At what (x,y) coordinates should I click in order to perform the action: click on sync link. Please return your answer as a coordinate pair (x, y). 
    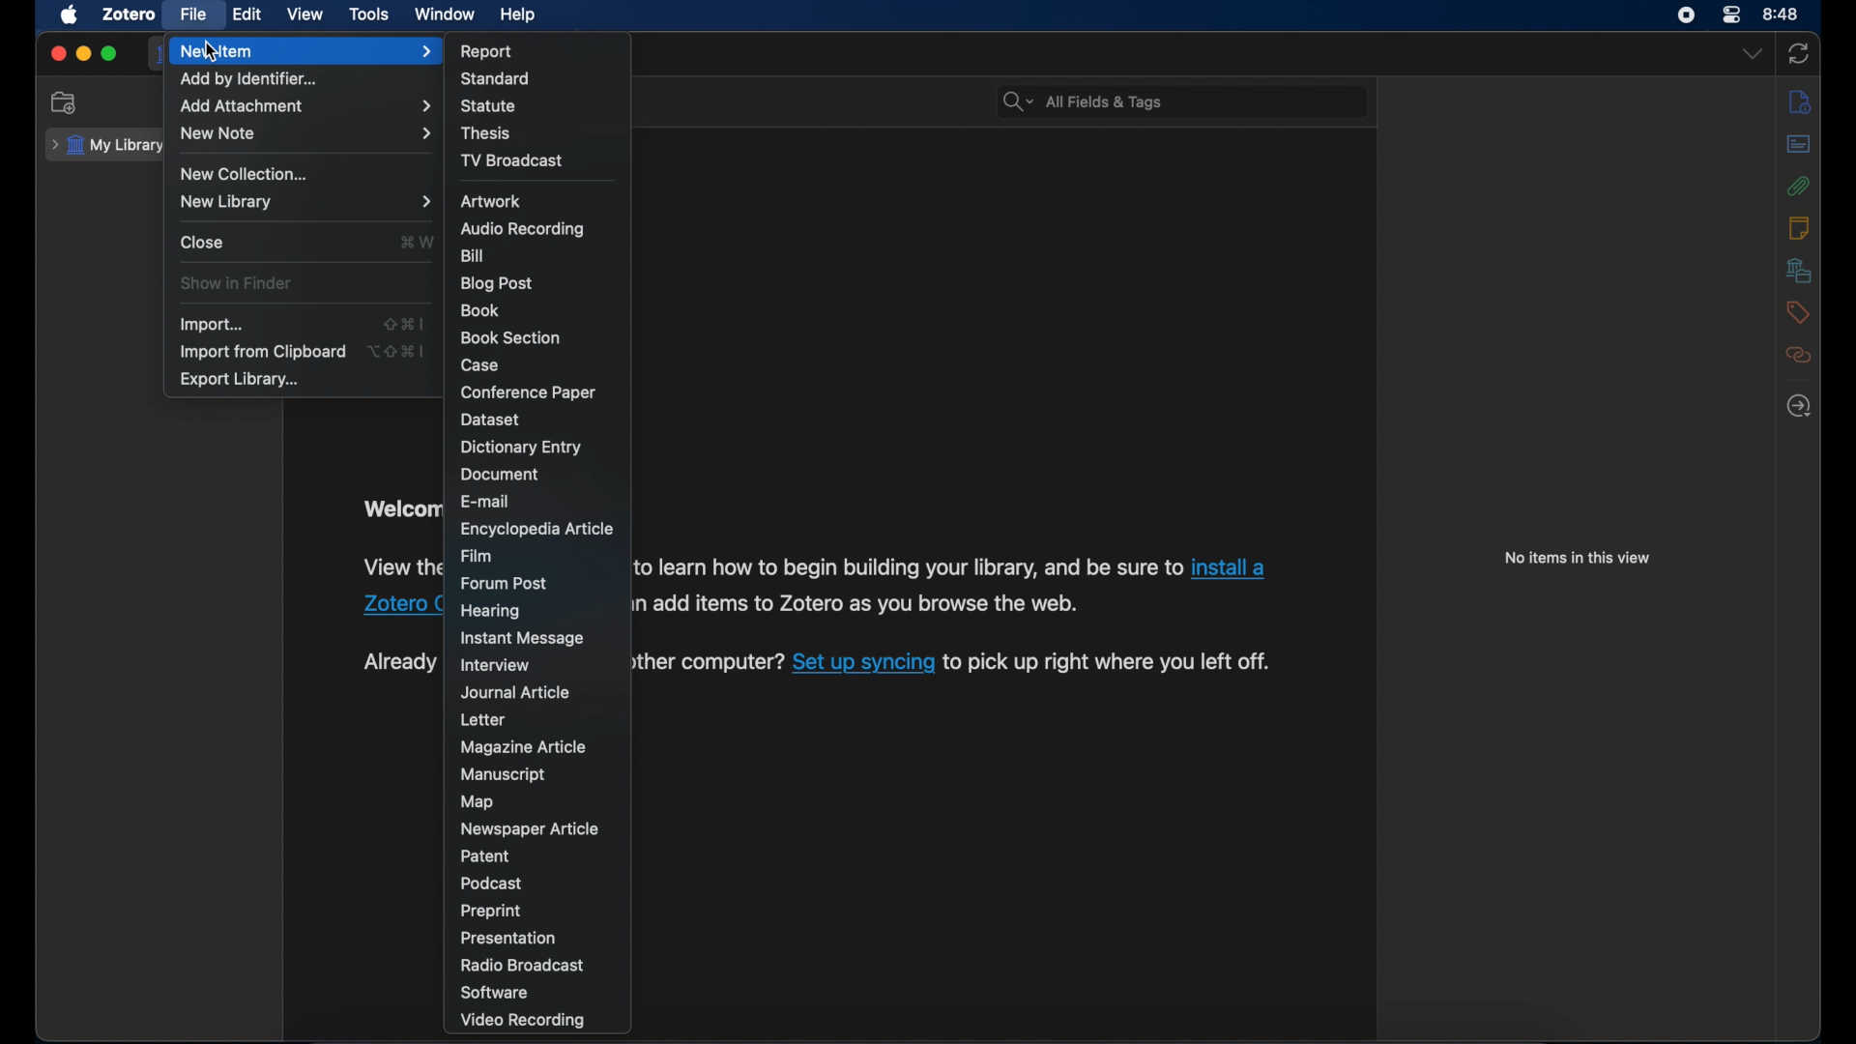
    Looking at the image, I should click on (863, 664).